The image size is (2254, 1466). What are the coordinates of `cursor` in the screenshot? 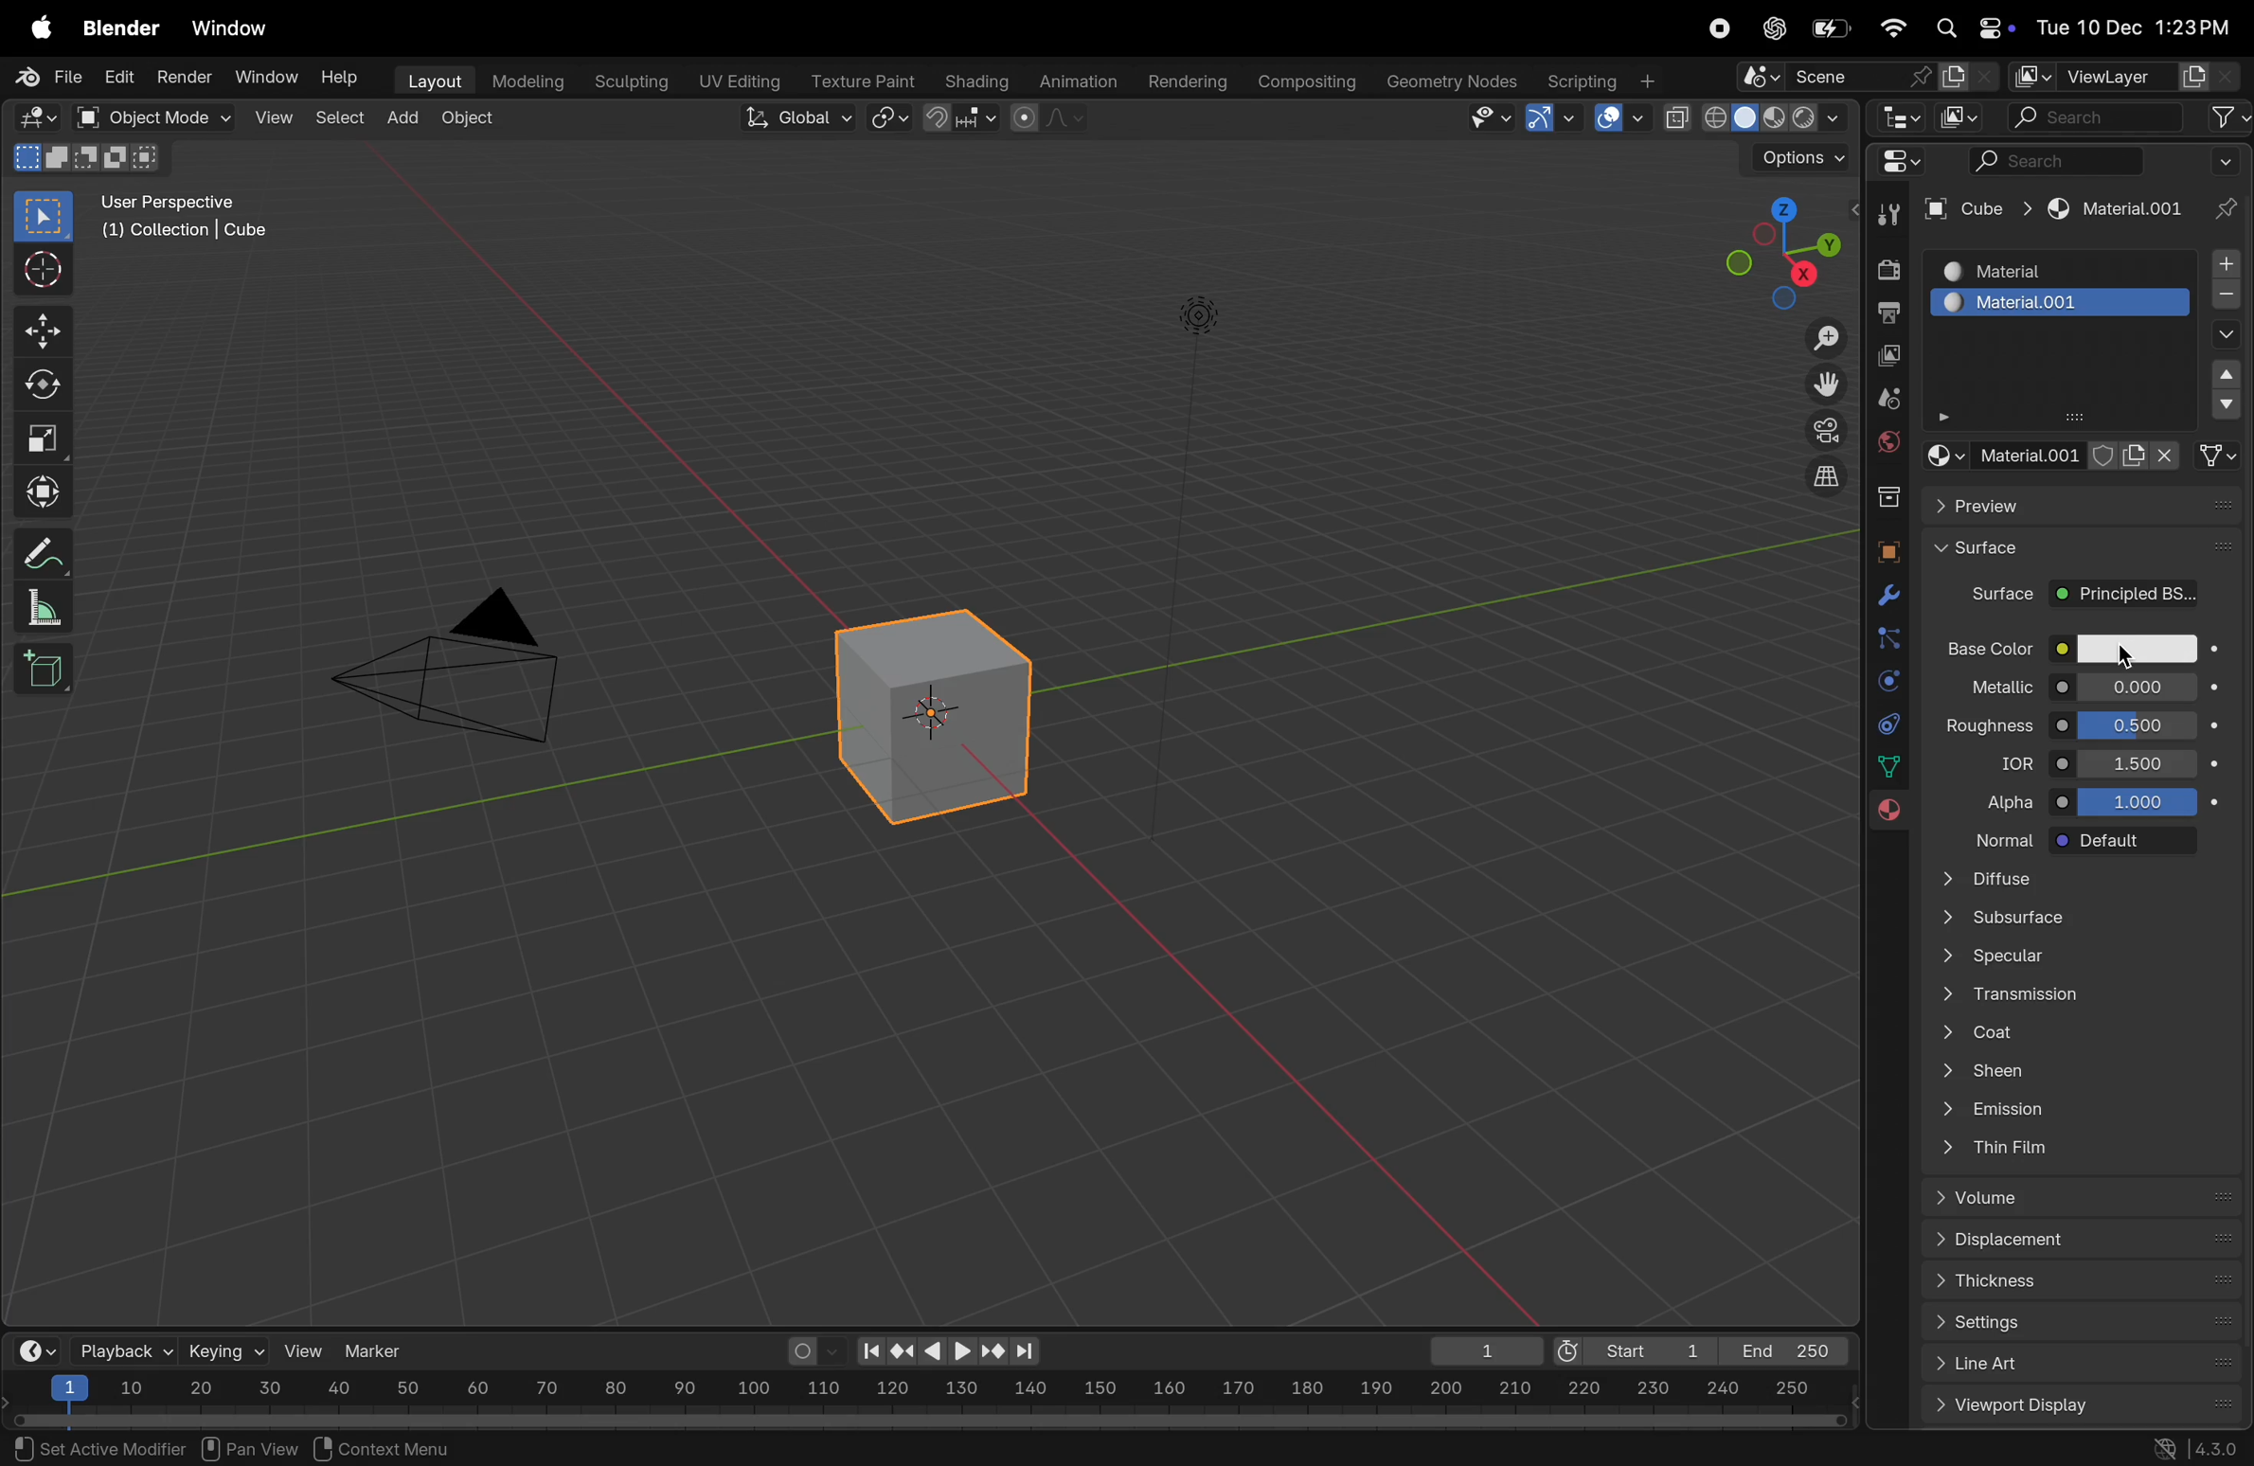 It's located at (40, 272).